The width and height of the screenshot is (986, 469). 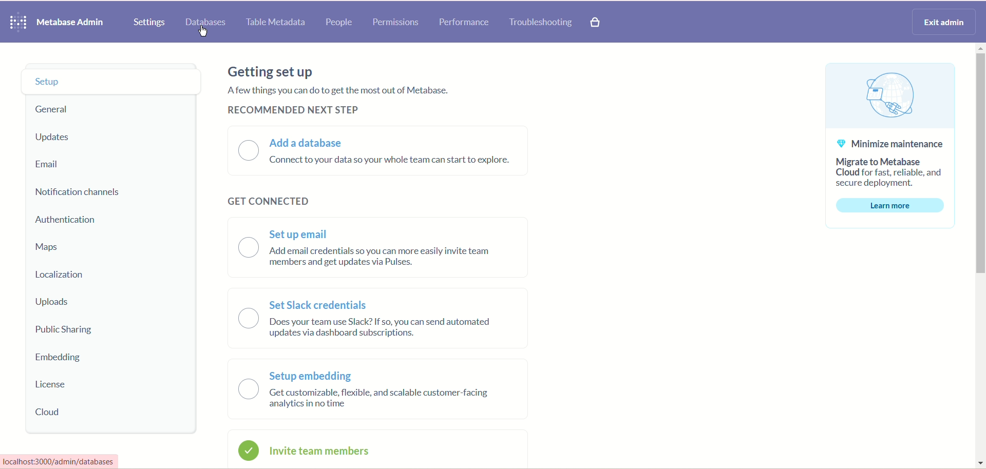 I want to click on databases, so click(x=206, y=23).